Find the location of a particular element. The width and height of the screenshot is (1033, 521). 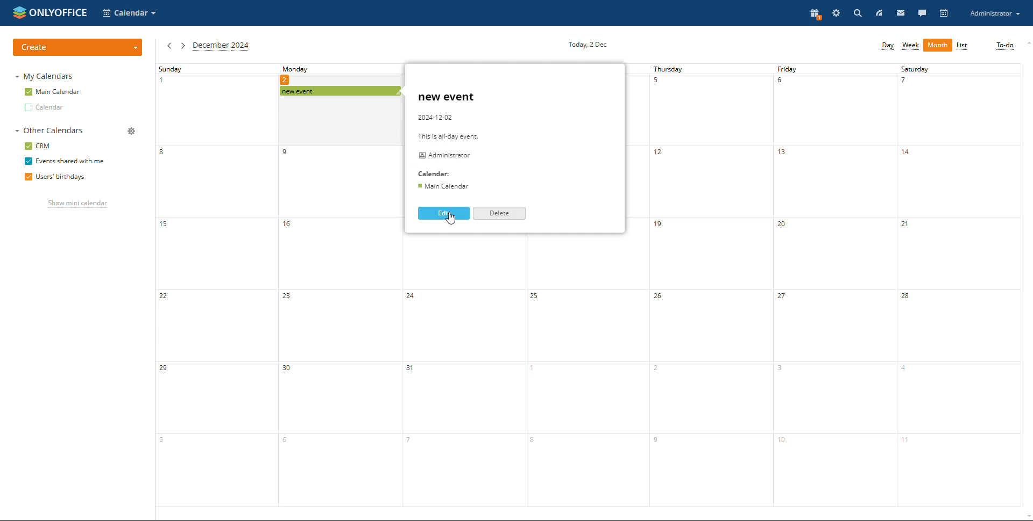

wednesday is located at coordinates (586, 373).